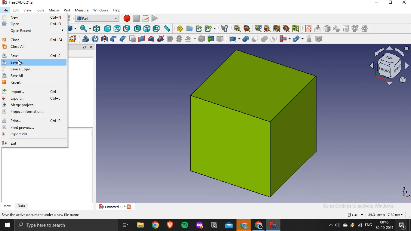 The width and height of the screenshot is (411, 231). Describe the element at coordinates (258, 29) in the screenshot. I see `refresh` at that location.